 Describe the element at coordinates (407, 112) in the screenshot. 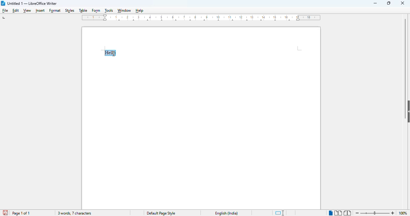

I see `show` at that location.